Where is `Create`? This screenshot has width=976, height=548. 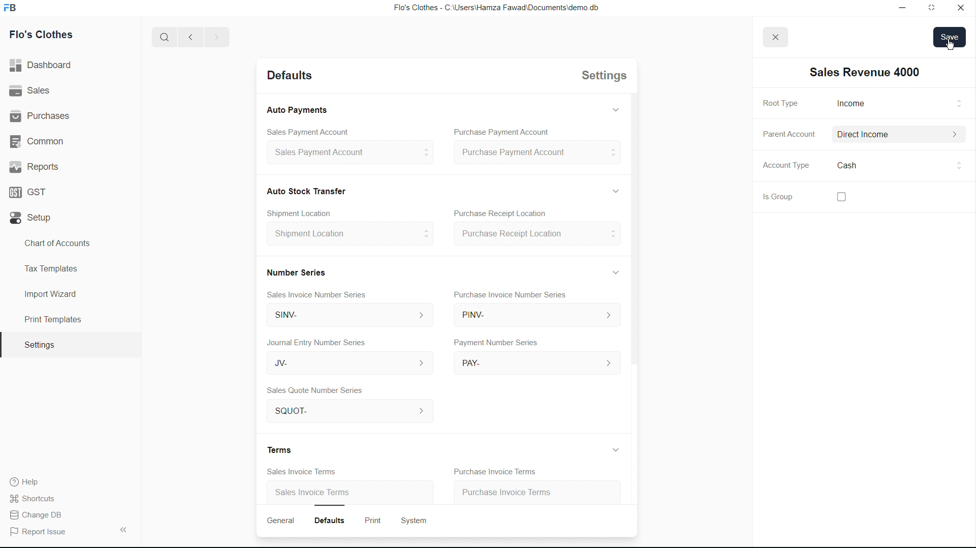
Create is located at coordinates (306, 211).